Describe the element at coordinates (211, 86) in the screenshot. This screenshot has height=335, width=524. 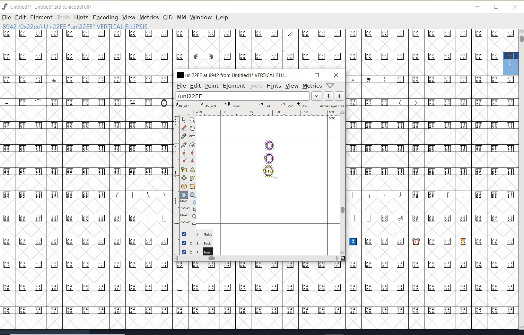
I see `point` at that location.